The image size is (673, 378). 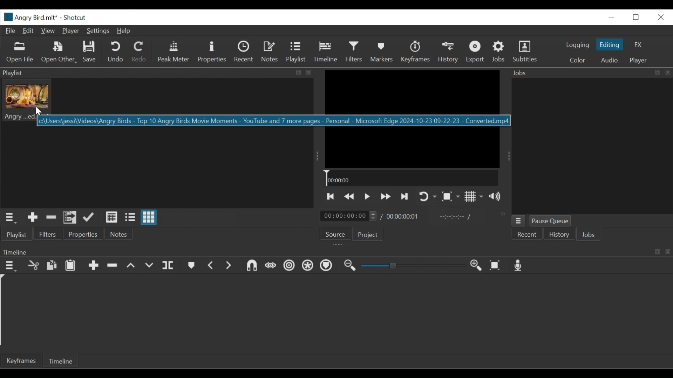 I want to click on Keyframes, so click(x=416, y=52).